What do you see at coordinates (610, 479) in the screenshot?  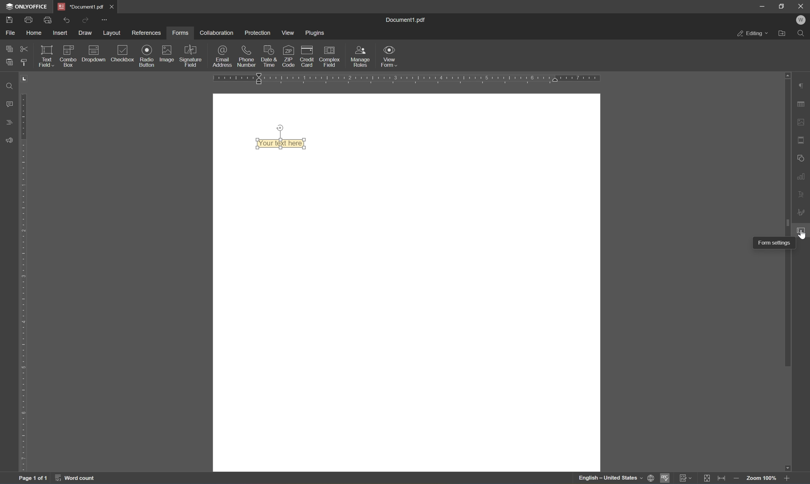 I see `english - united states` at bounding box center [610, 479].